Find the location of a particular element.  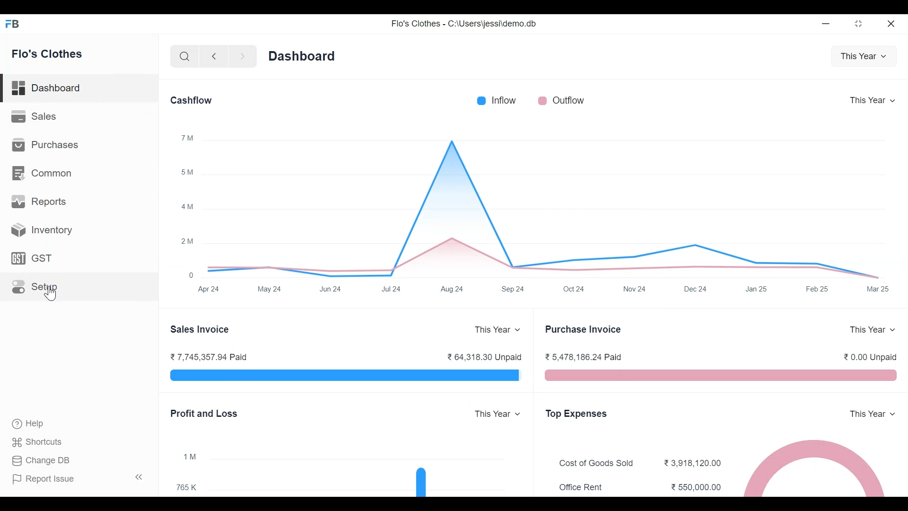

Dashboard is located at coordinates (51, 88).